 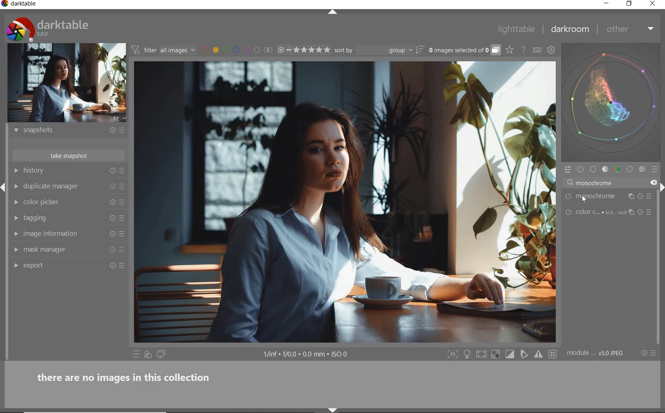 I want to click on quick access to preset, so click(x=136, y=354).